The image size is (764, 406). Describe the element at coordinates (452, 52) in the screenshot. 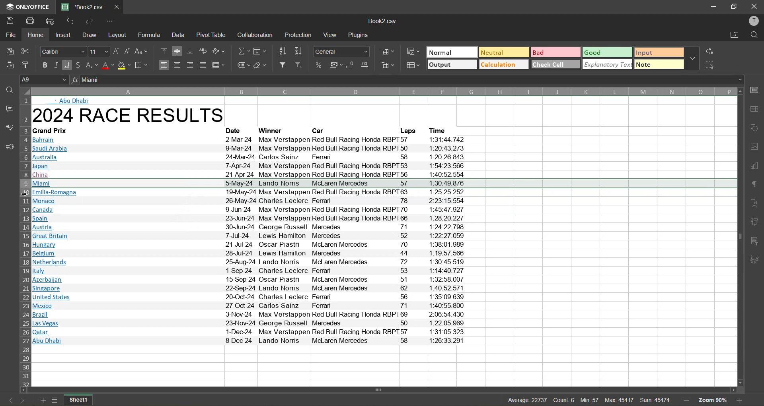

I see `normal` at that location.